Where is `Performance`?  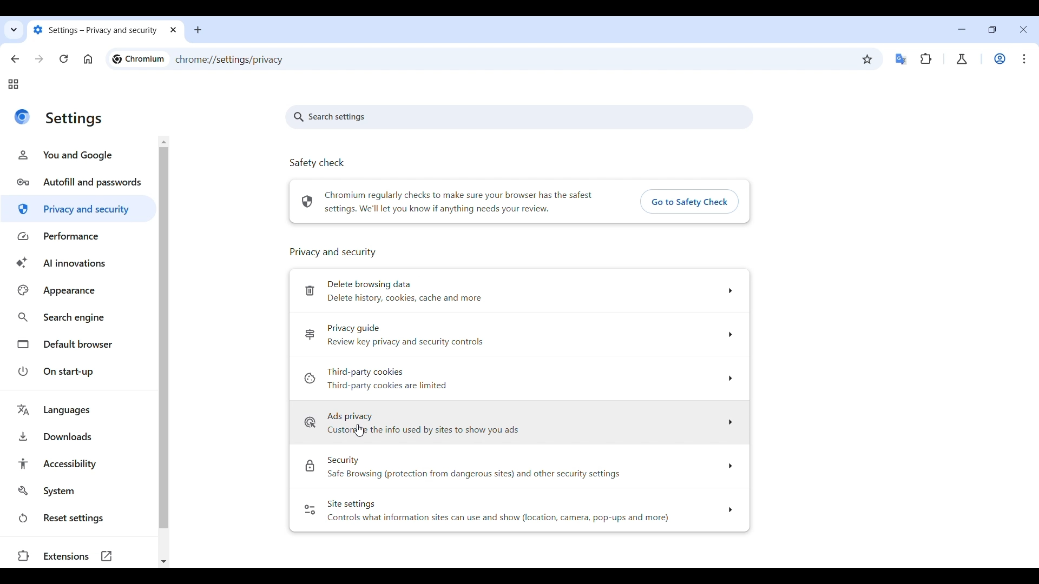 Performance is located at coordinates (79, 237).